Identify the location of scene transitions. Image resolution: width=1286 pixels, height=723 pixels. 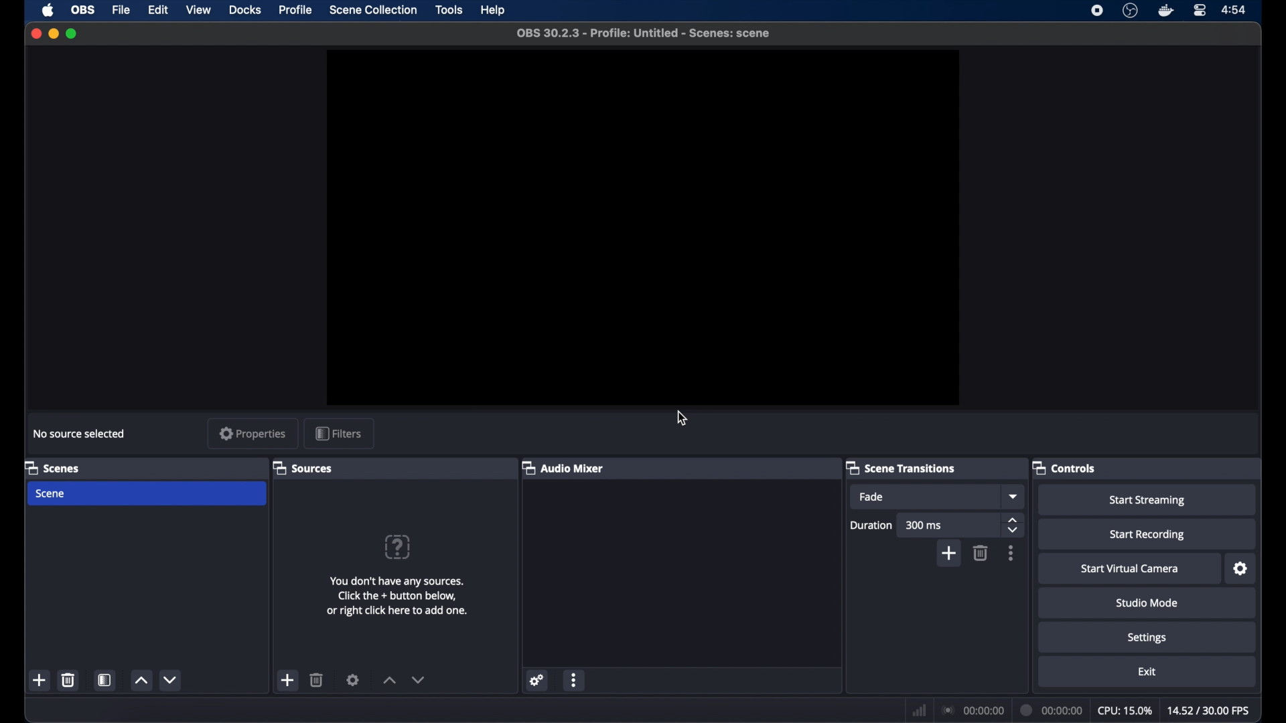
(902, 467).